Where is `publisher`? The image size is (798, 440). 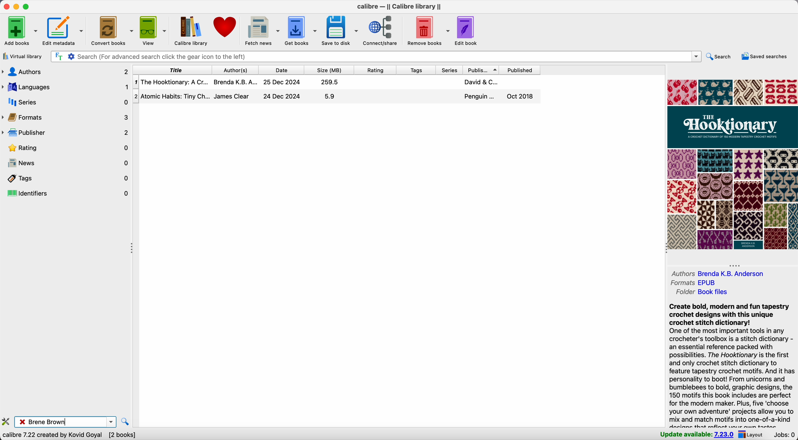 publisher is located at coordinates (482, 69).